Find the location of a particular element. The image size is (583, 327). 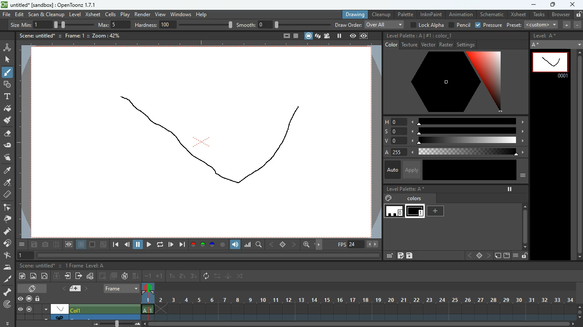

red is located at coordinates (193, 245).